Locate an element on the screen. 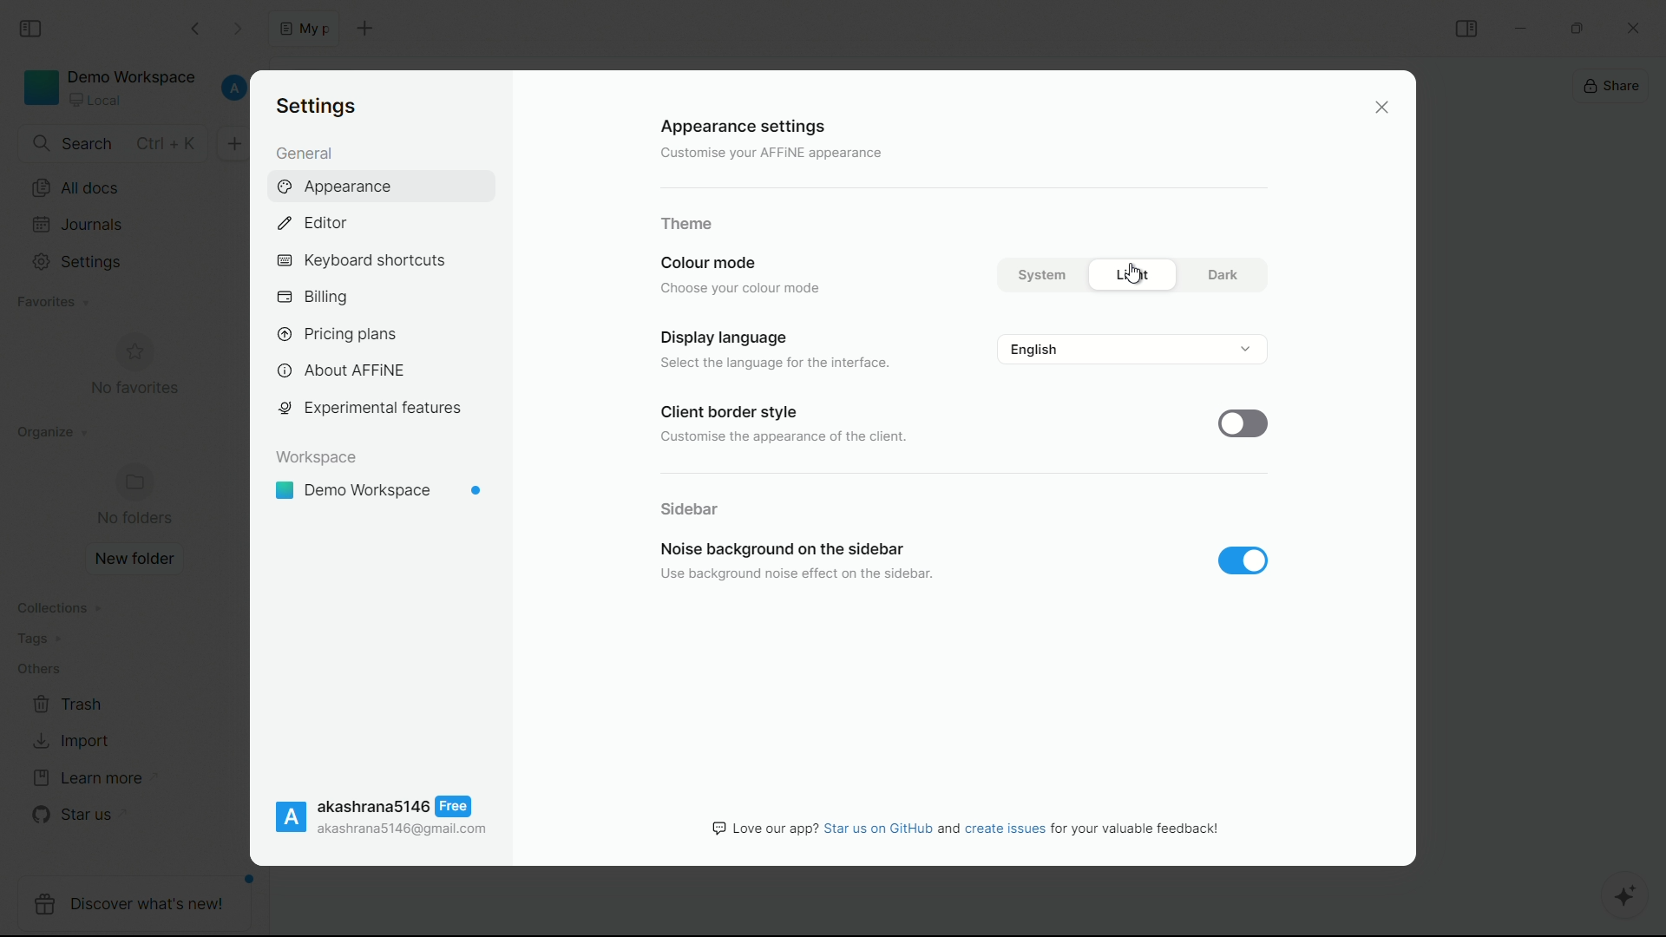 This screenshot has height=937, width=1666. journals is located at coordinates (79, 224).